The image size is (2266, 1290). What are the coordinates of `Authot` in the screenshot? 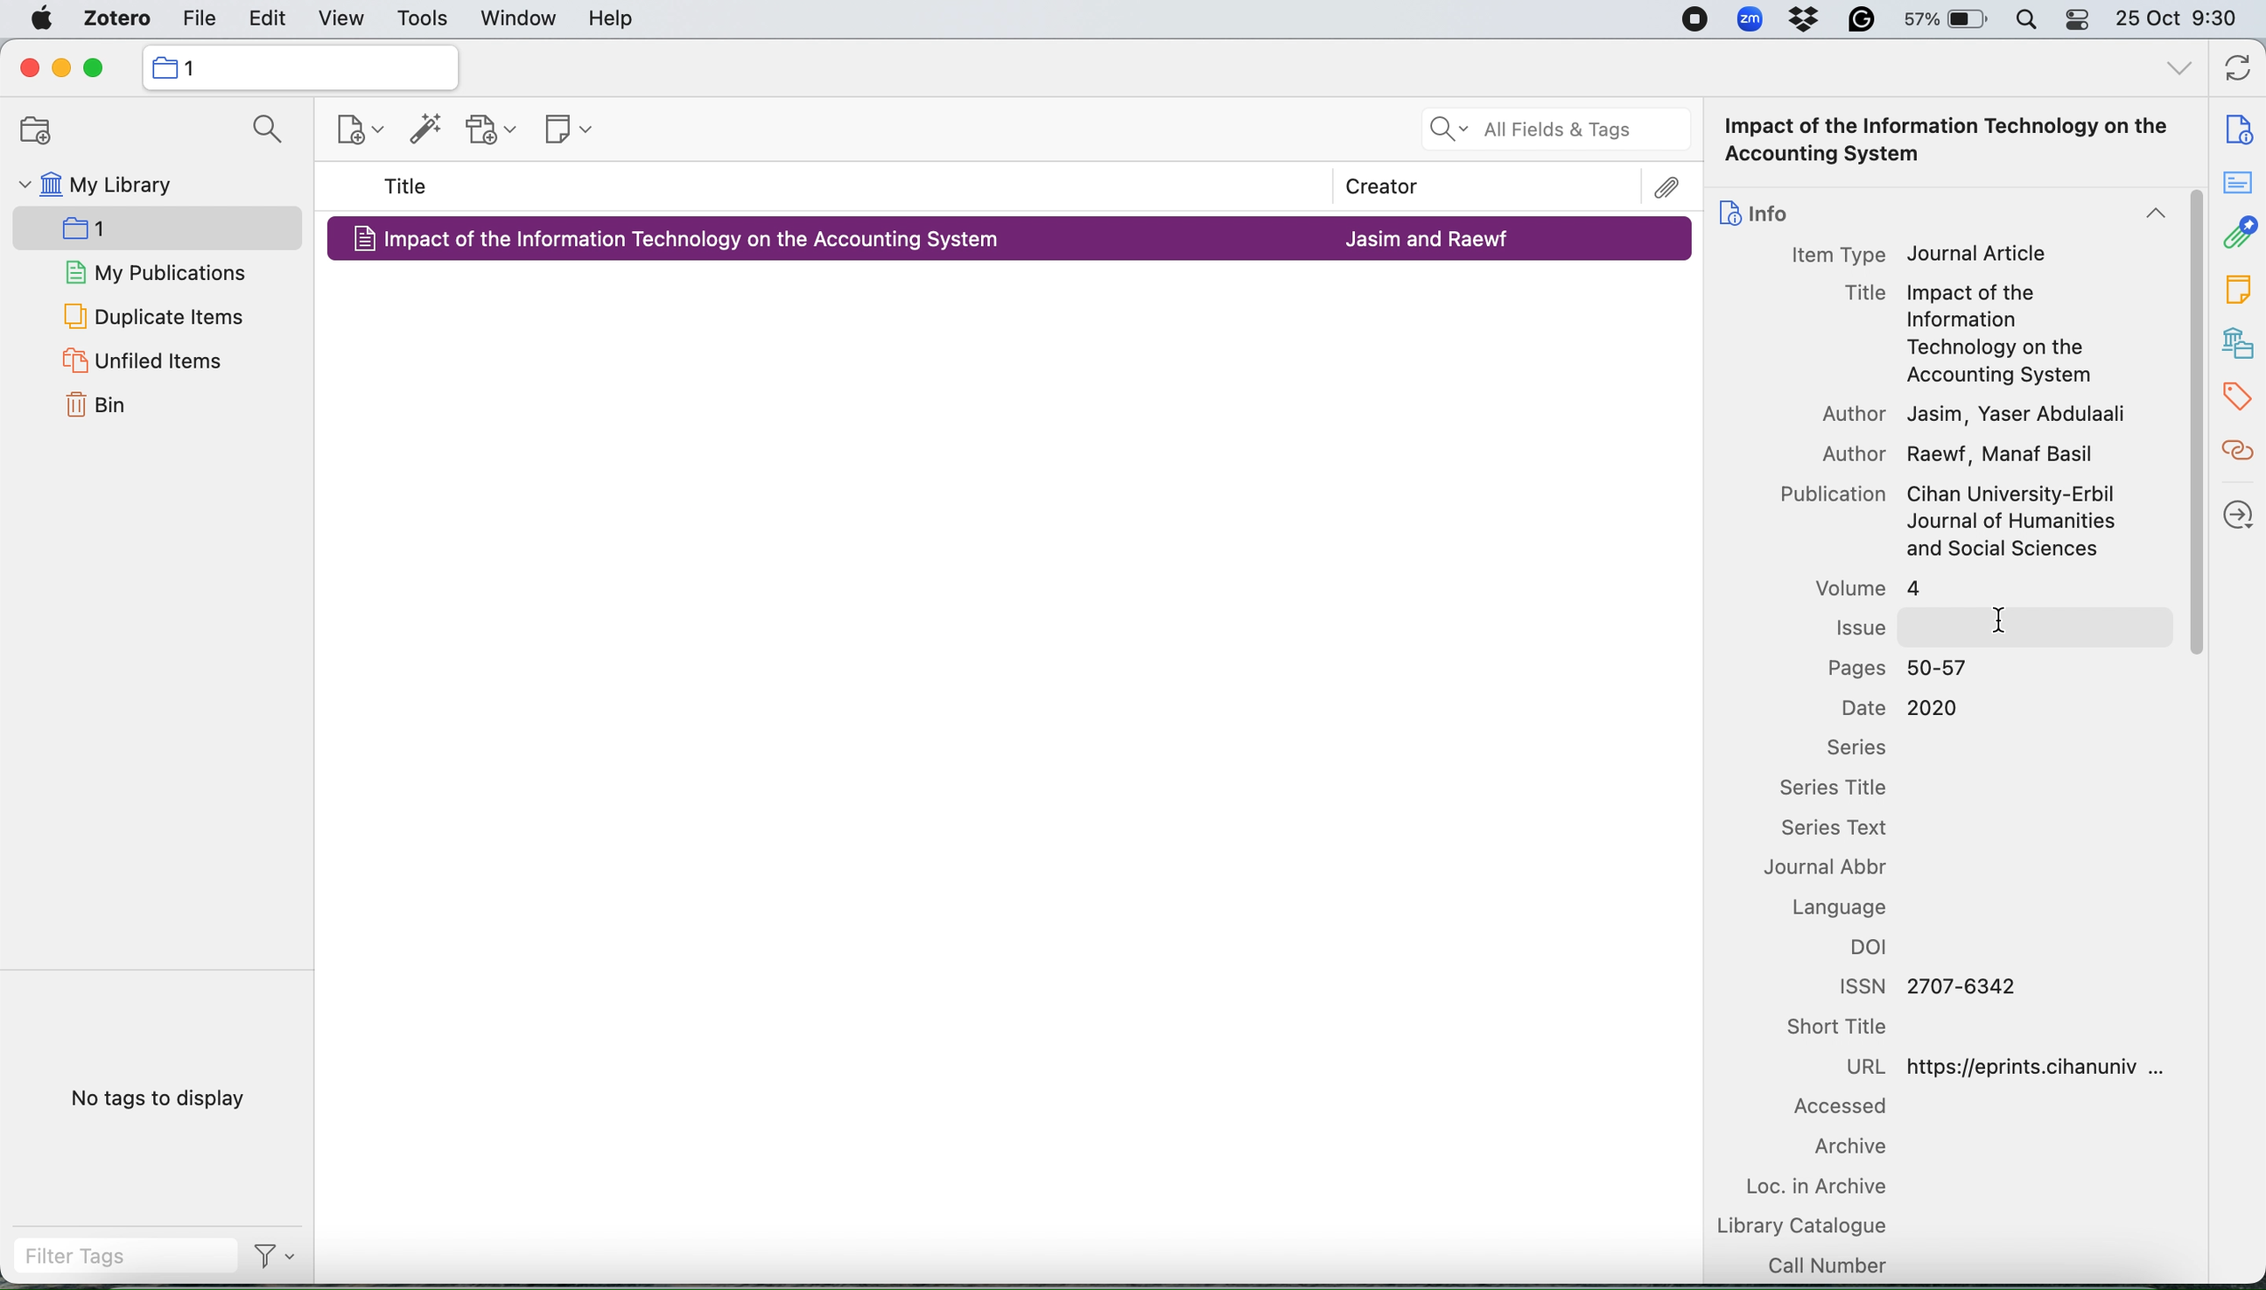 It's located at (1837, 453).